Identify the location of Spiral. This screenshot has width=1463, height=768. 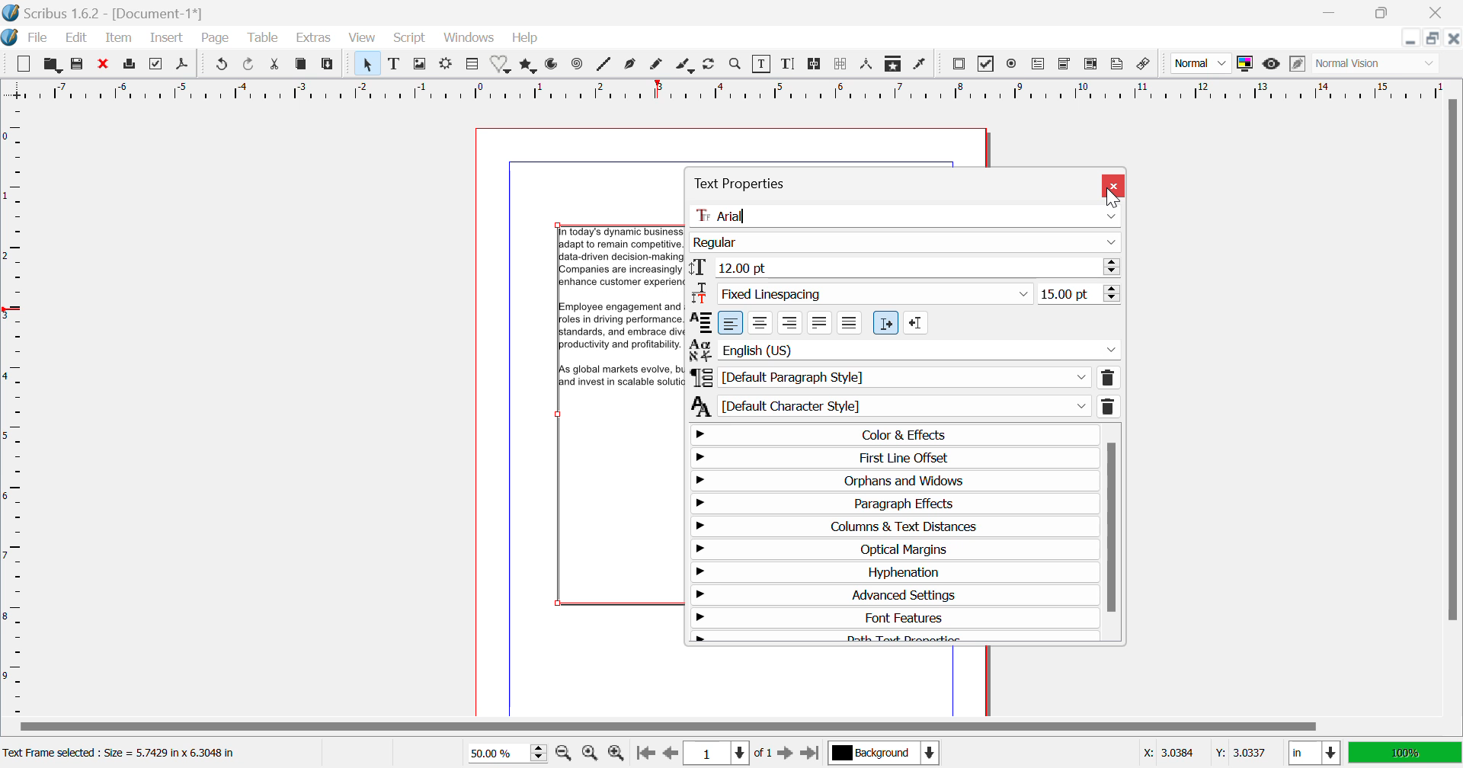
(603, 64).